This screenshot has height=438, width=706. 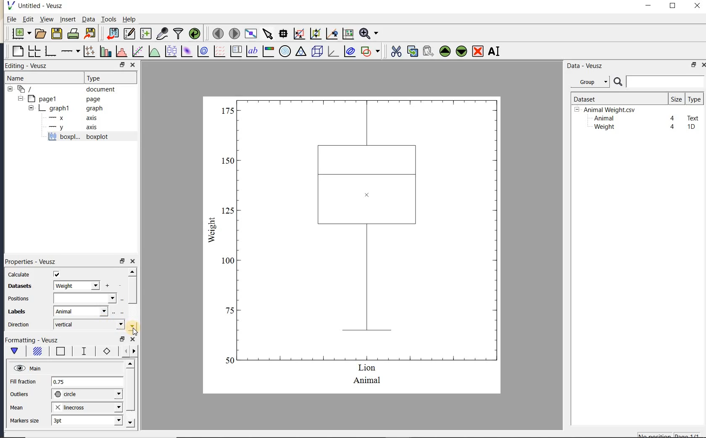 What do you see at coordinates (349, 51) in the screenshot?
I see `plot covariance ellipses` at bounding box center [349, 51].